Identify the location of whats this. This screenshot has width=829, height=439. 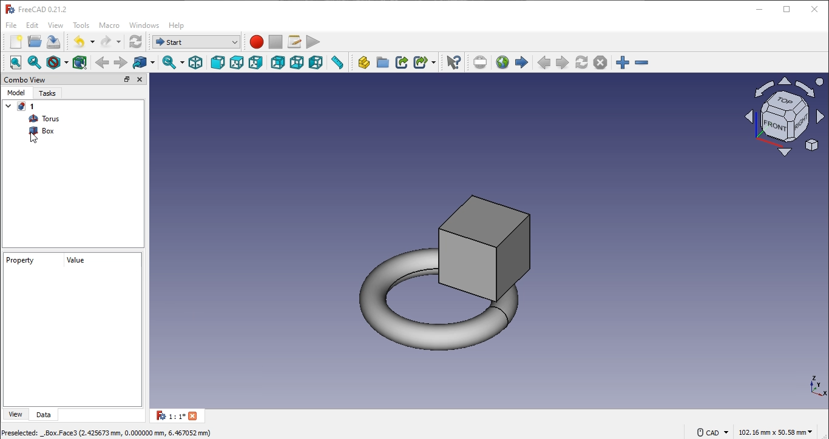
(453, 61).